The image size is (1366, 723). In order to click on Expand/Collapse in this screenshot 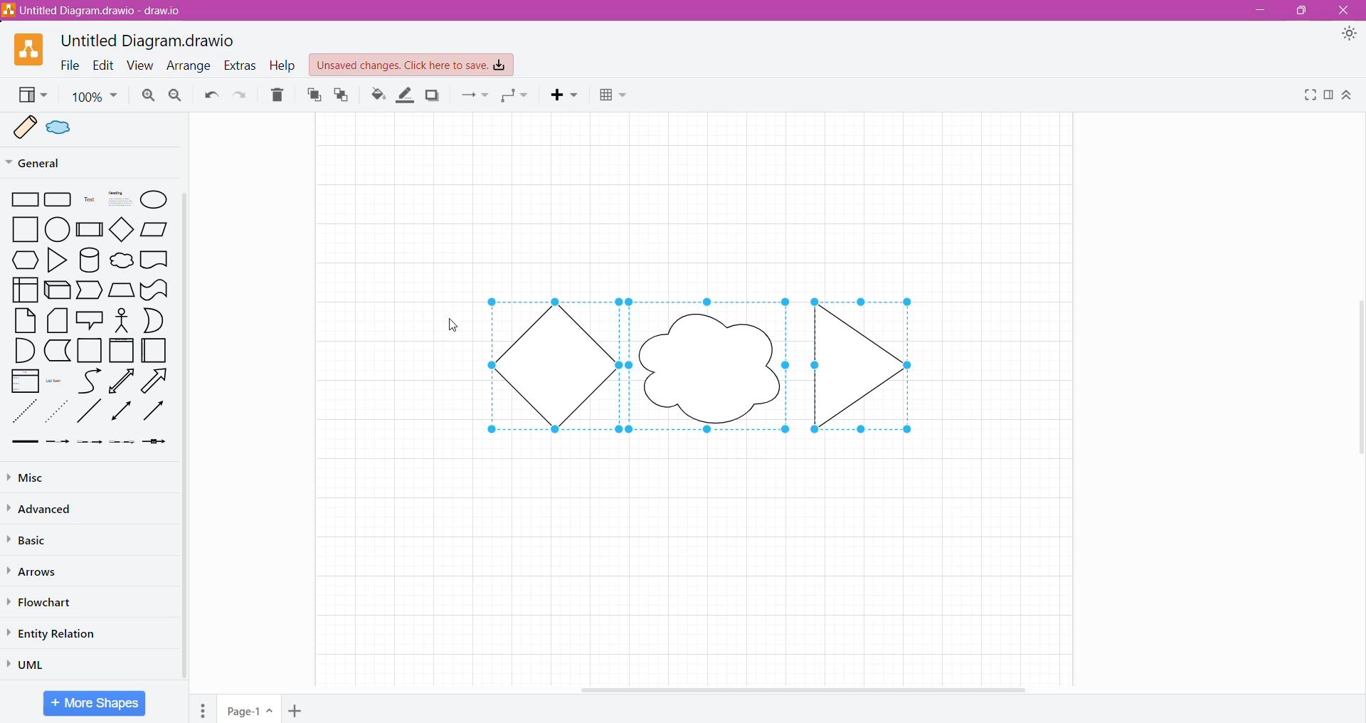, I will do `click(1347, 97)`.